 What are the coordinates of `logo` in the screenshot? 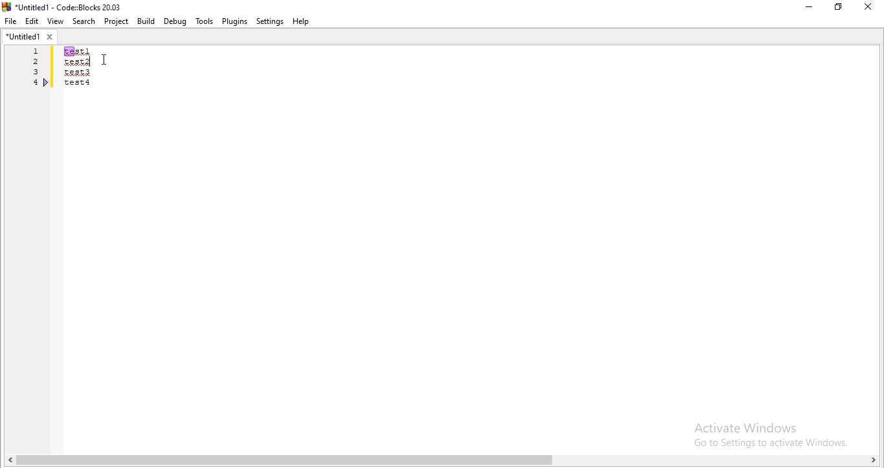 It's located at (63, 6).